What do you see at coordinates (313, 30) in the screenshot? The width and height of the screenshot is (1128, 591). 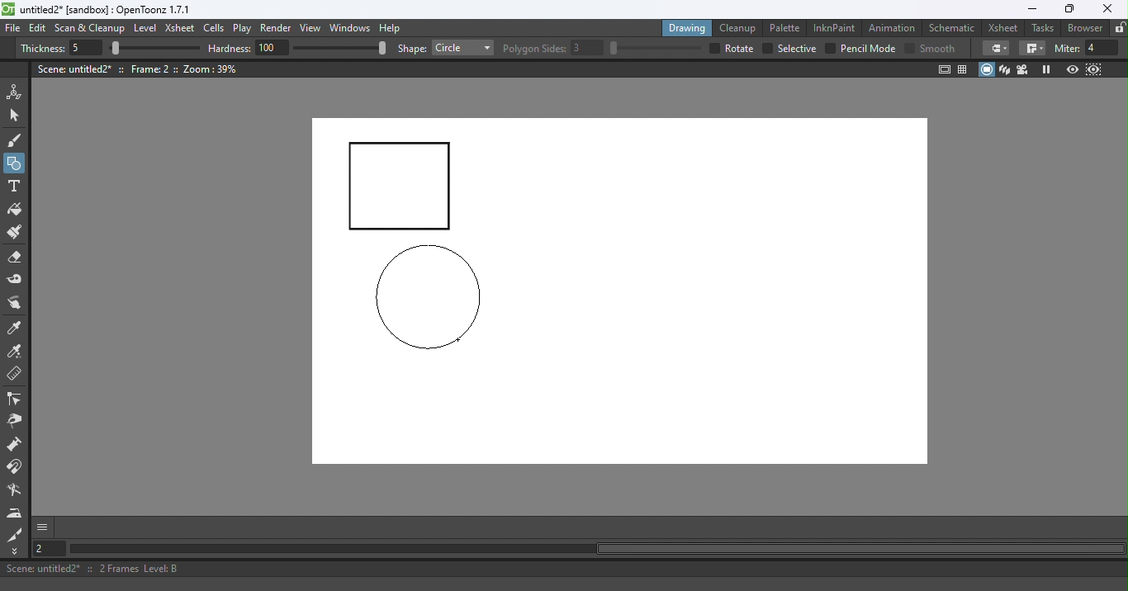 I see `View` at bounding box center [313, 30].